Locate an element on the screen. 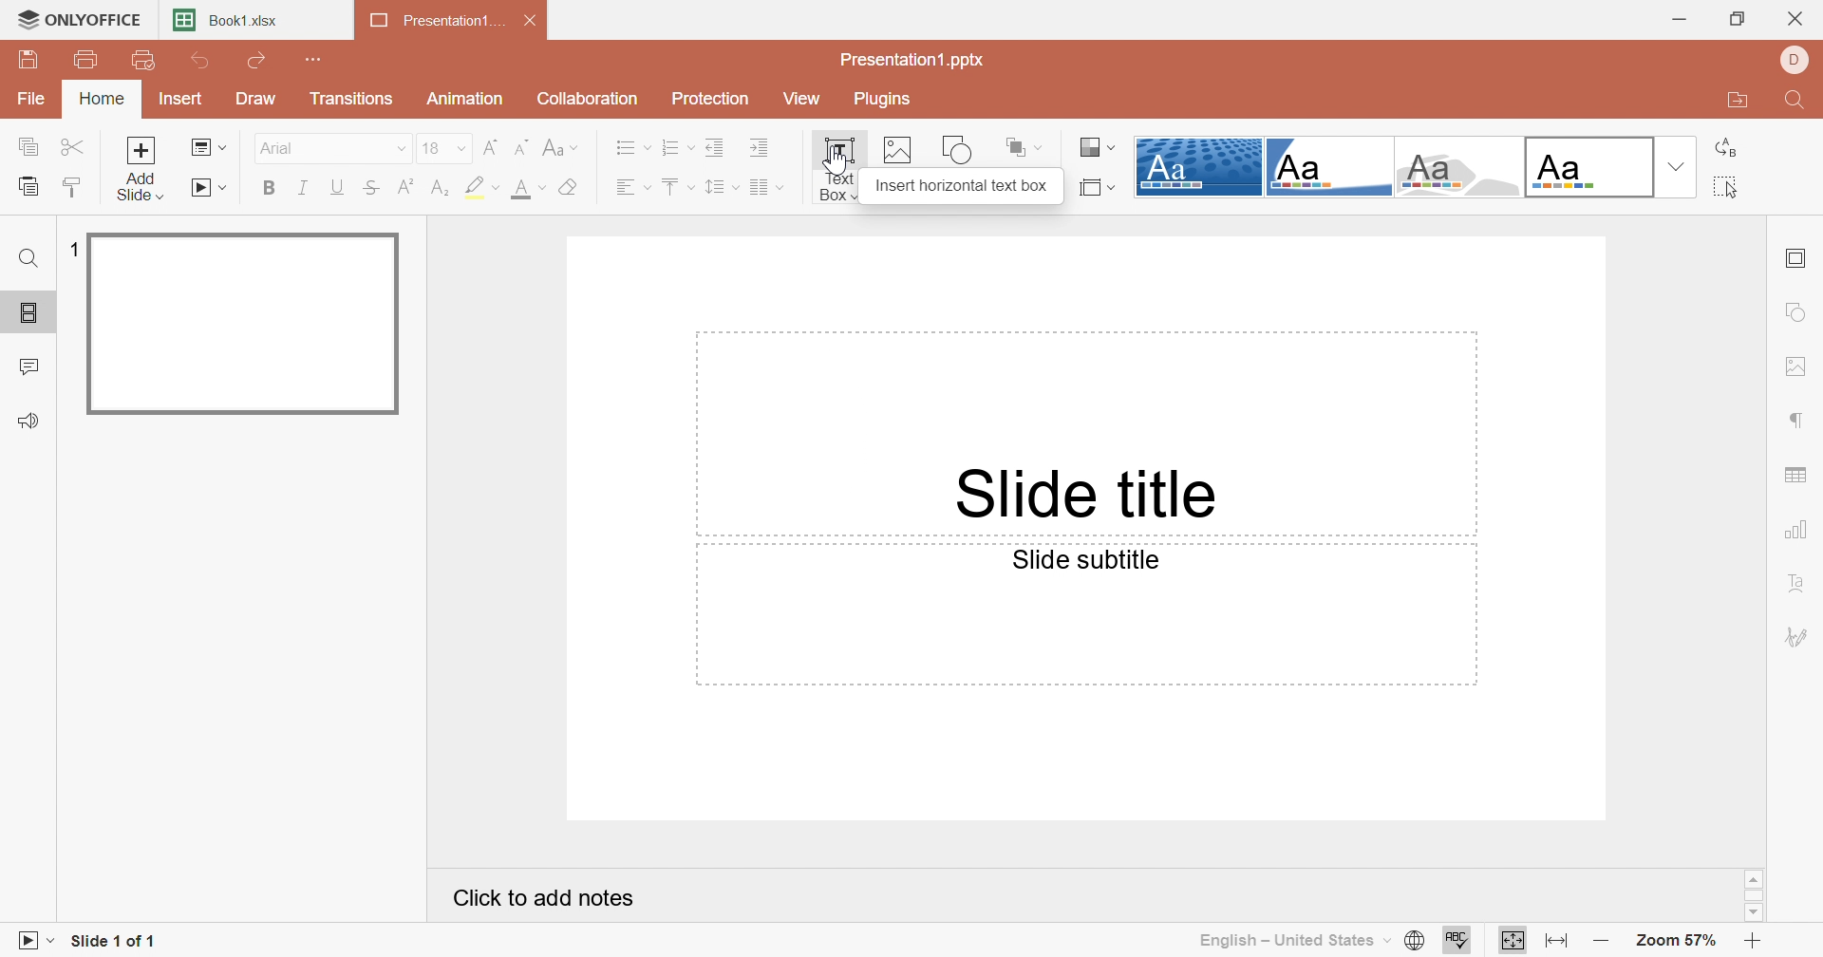 The height and width of the screenshot is (957, 1823). Clear style is located at coordinates (573, 188).